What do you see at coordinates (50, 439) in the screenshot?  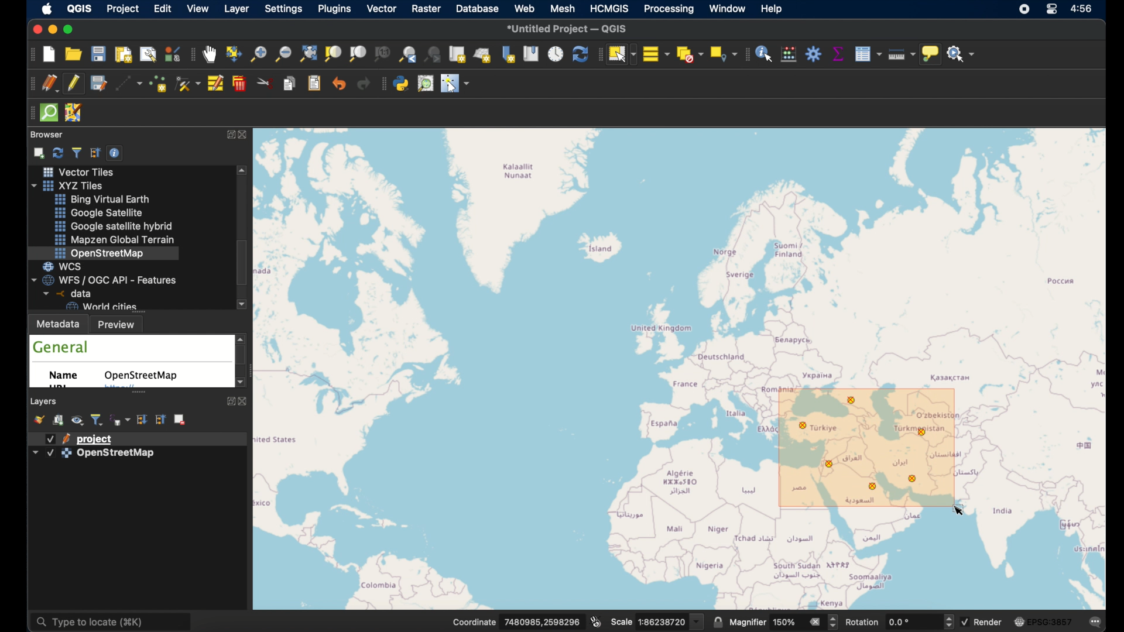 I see `checkbox` at bounding box center [50, 439].